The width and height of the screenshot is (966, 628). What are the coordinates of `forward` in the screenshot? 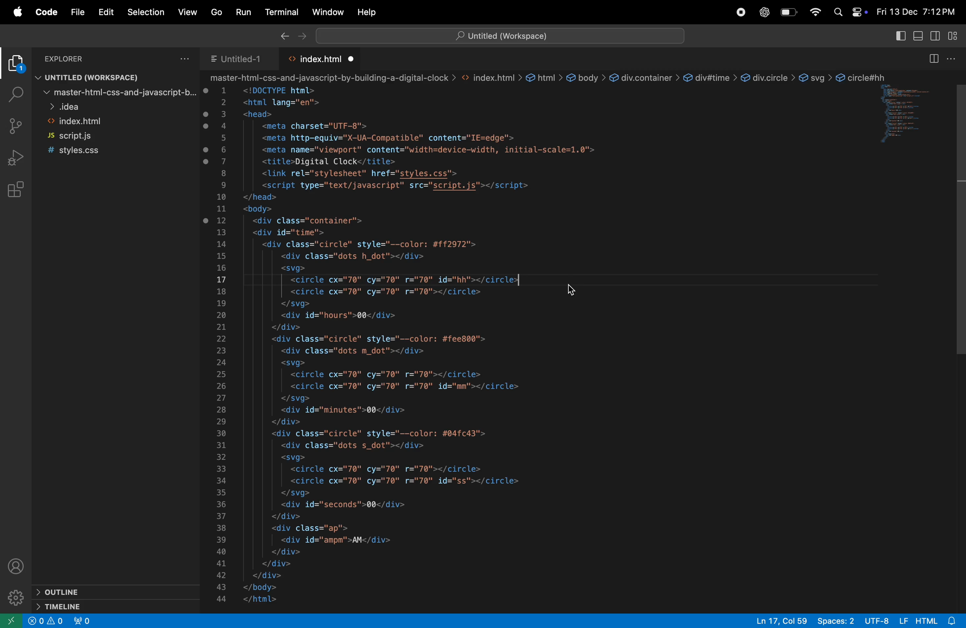 It's located at (303, 37).